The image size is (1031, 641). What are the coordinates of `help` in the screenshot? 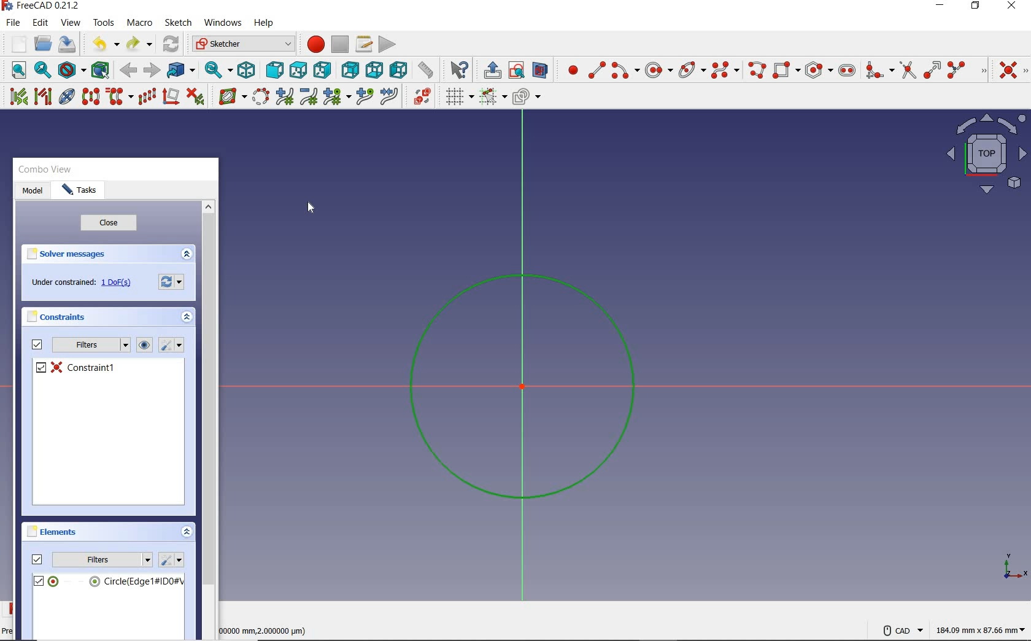 It's located at (267, 23).